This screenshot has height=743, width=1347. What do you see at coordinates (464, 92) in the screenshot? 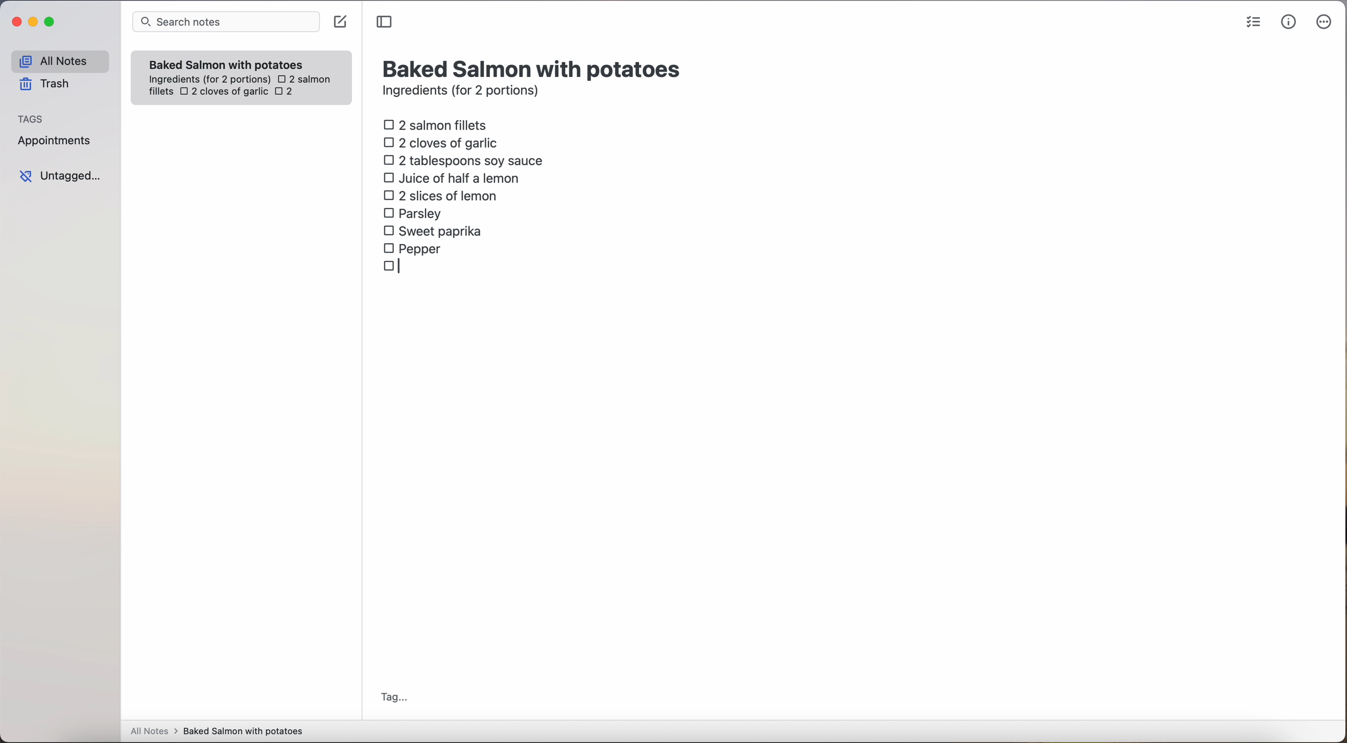
I see `ingredients (for 2 portions)` at bounding box center [464, 92].